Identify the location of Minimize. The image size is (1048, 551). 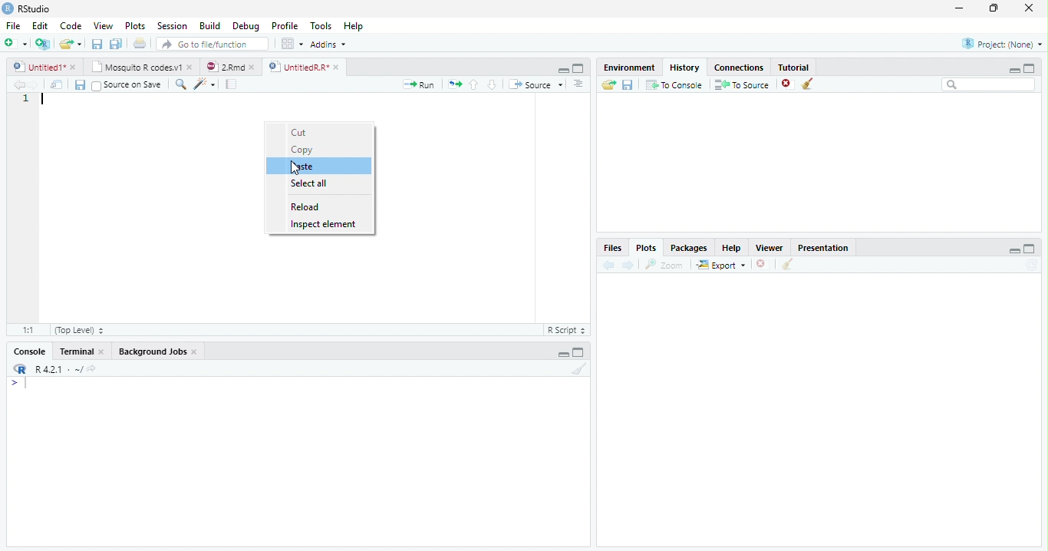
(561, 353).